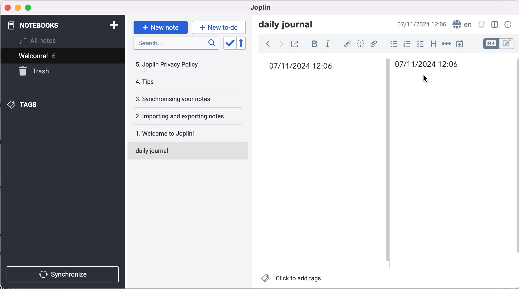 This screenshot has width=519, height=289. I want to click on maximize, so click(29, 7).